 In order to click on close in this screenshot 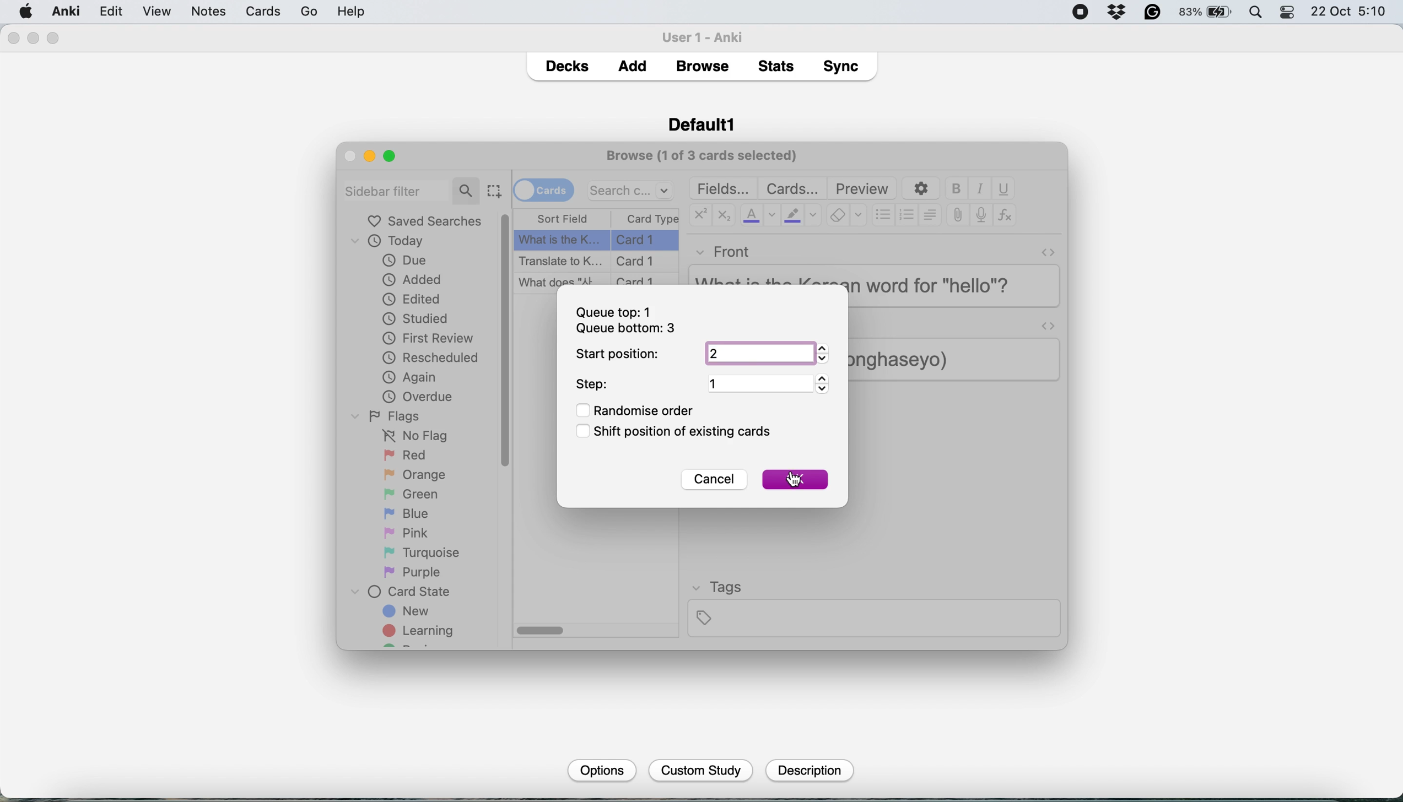, I will do `click(350, 155)`.